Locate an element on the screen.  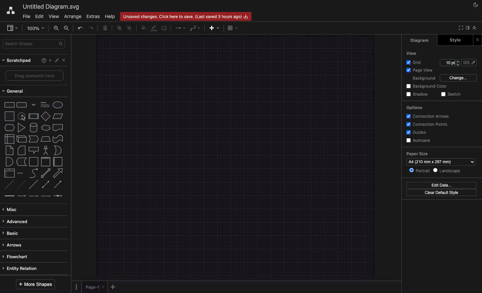
Paper size is located at coordinates (440, 154).